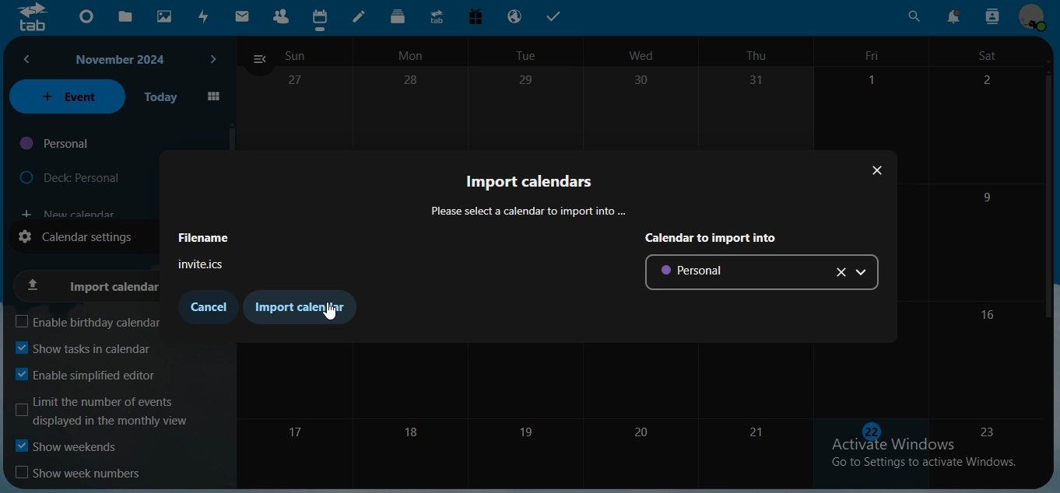 The height and width of the screenshot is (493, 1060). Describe the element at coordinates (93, 322) in the screenshot. I see `enable birthday calendar` at that location.